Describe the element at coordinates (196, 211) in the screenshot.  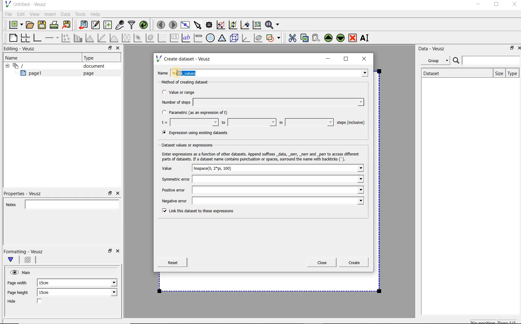
I see `Link this dataset to these expressions` at that location.